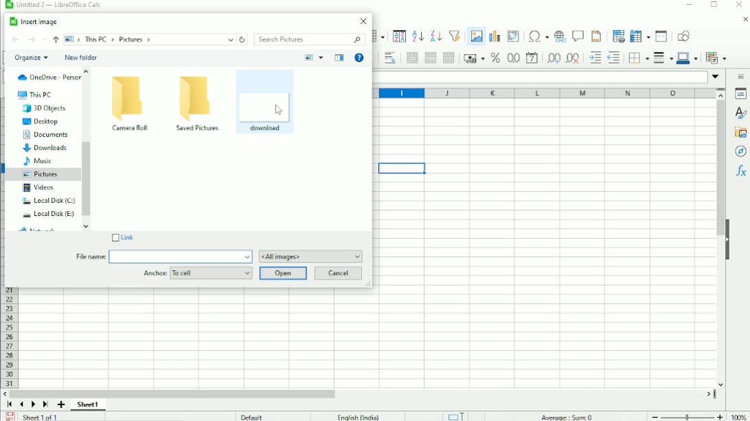 This screenshot has width=750, height=421. What do you see at coordinates (87, 179) in the screenshot?
I see `Vertical scrollbar` at bounding box center [87, 179].